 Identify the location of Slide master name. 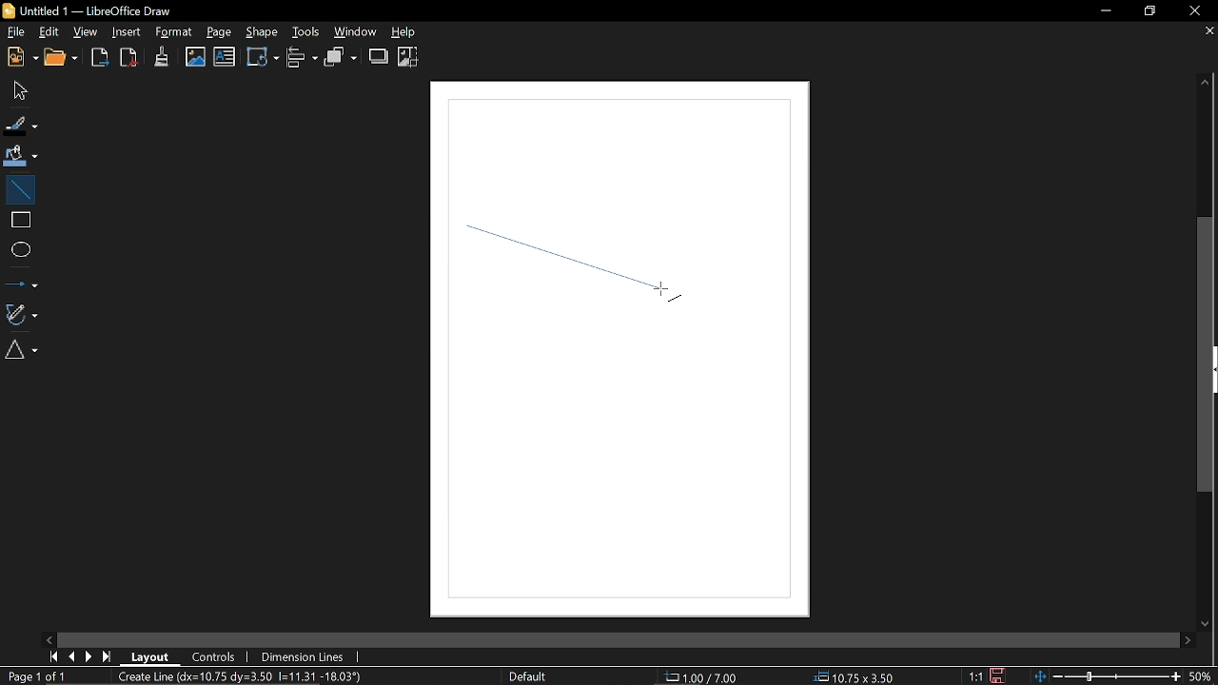
(544, 675).